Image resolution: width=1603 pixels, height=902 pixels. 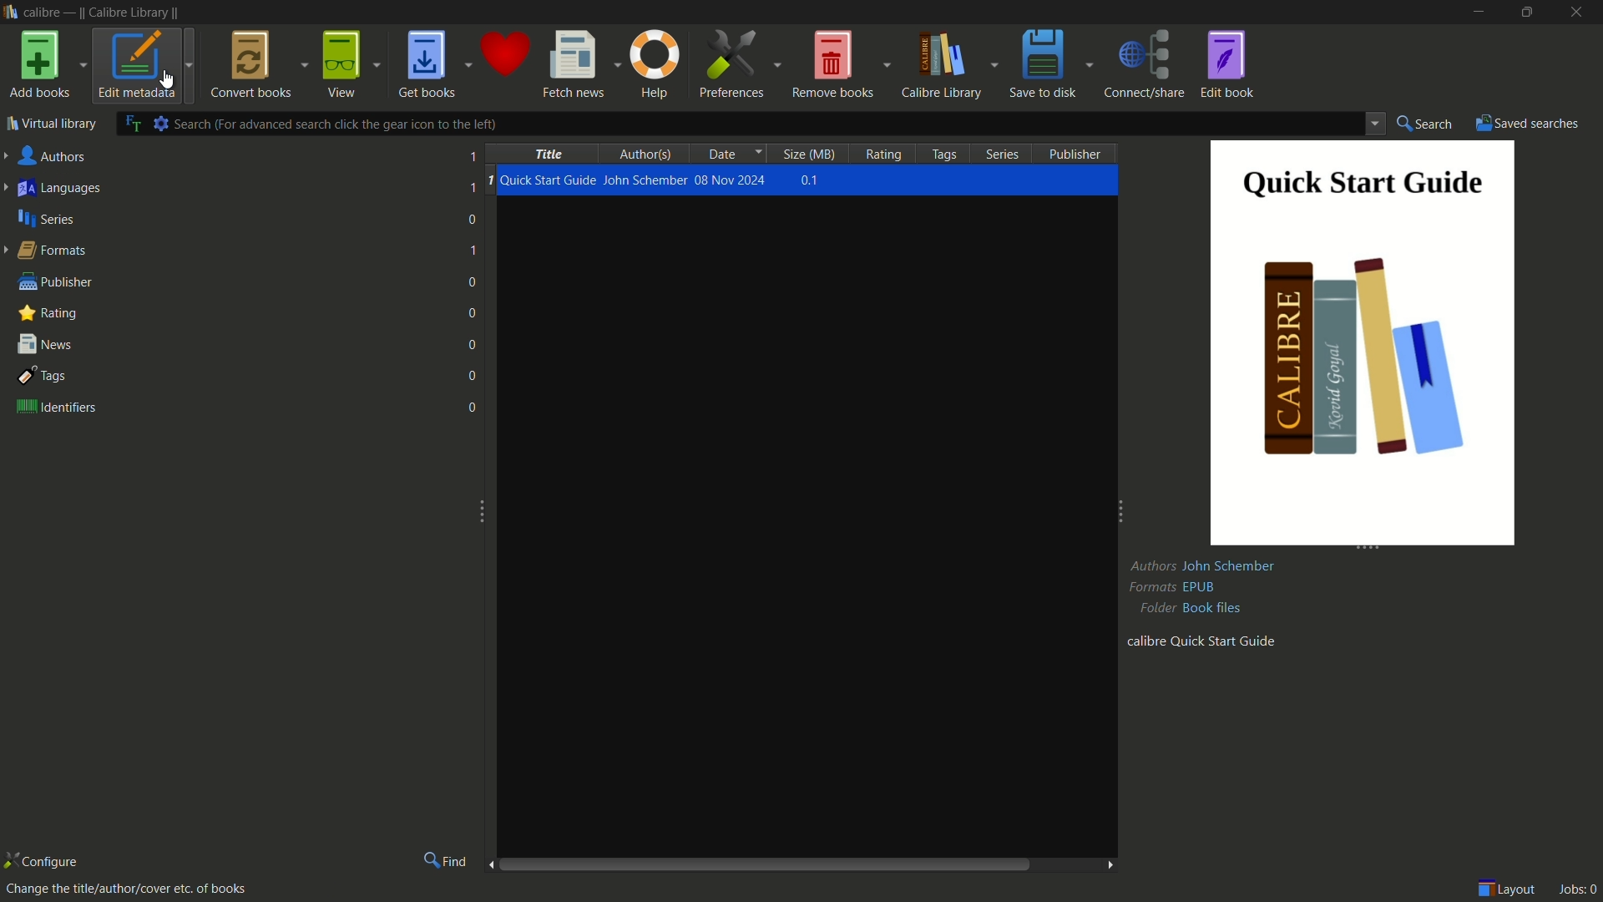 What do you see at coordinates (53, 155) in the screenshot?
I see `authors` at bounding box center [53, 155].